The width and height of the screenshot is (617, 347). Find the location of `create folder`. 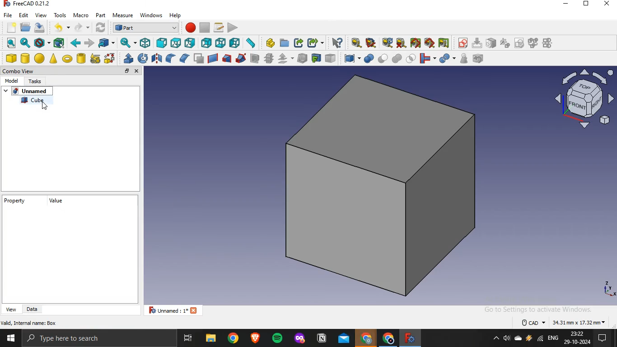

create folder is located at coordinates (285, 42).